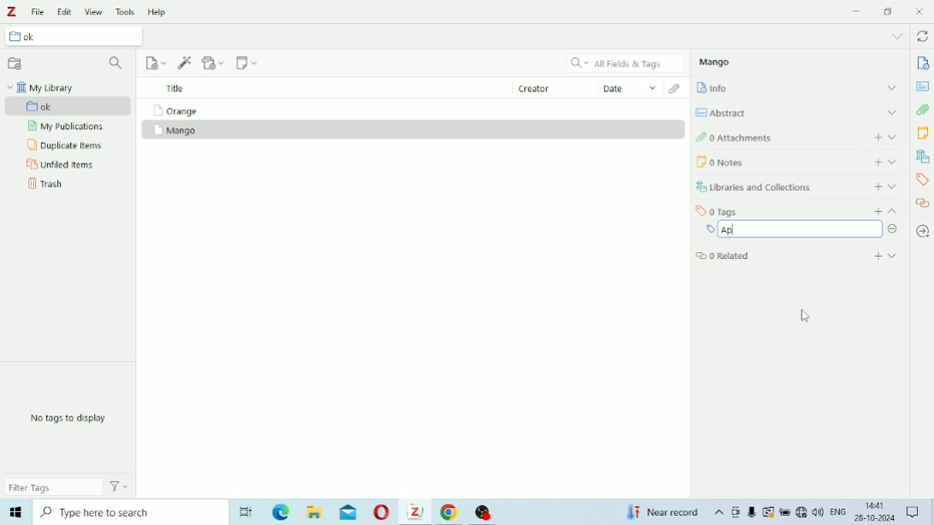 The height and width of the screenshot is (525, 934). I want to click on Attachments, so click(676, 89).